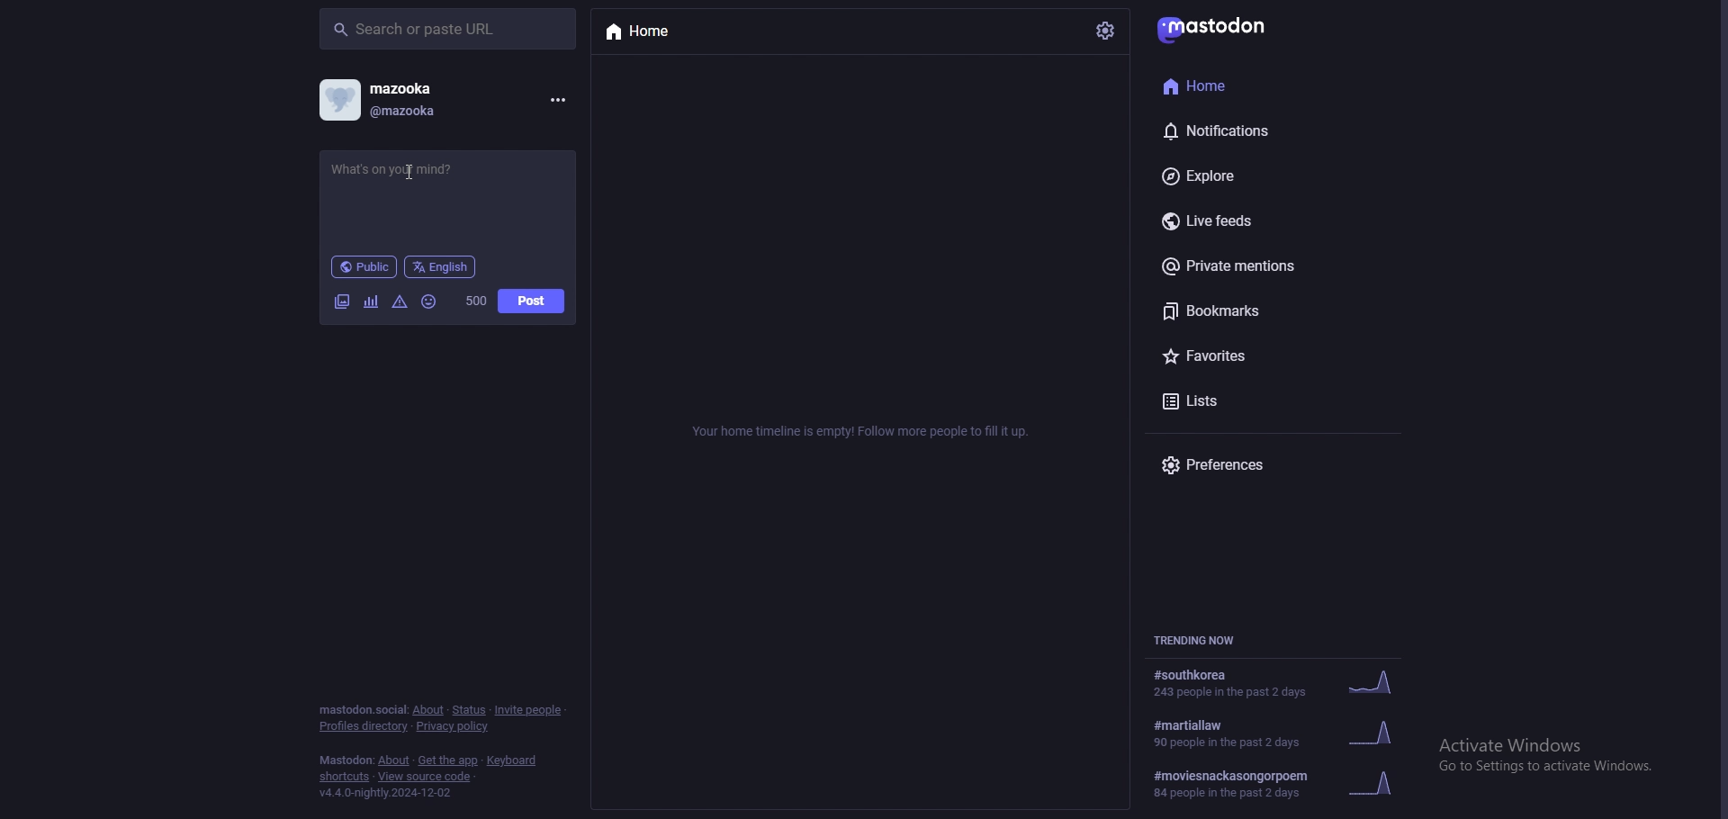 The image size is (1728, 819). What do you see at coordinates (416, 170) in the screenshot?
I see `status input` at bounding box center [416, 170].